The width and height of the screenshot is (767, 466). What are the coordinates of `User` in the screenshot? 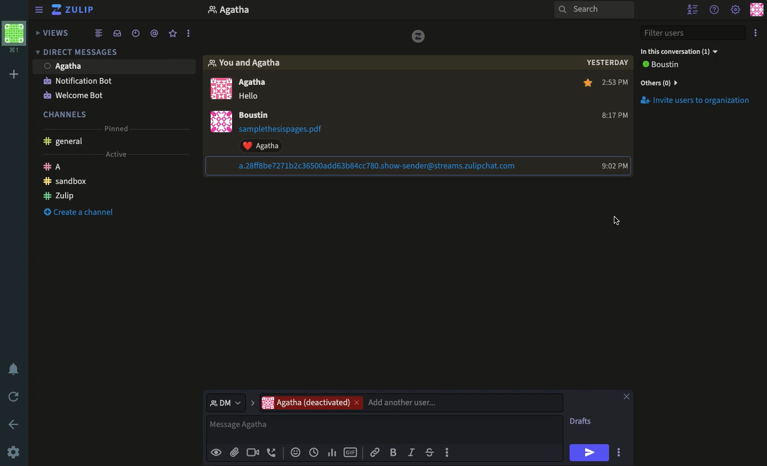 It's located at (251, 83).